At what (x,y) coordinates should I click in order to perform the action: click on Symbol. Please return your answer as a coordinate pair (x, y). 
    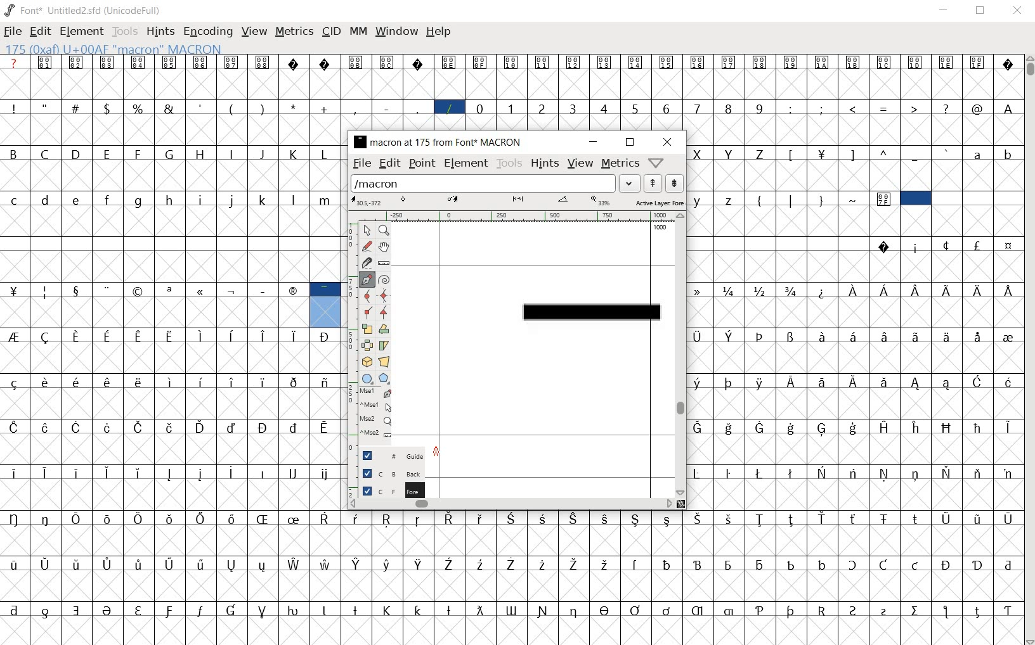
    Looking at the image, I should click on (202, 382).